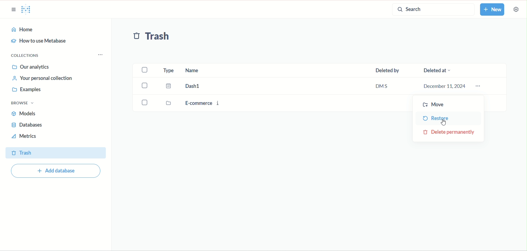  I want to click on Dash1, so click(198, 86).